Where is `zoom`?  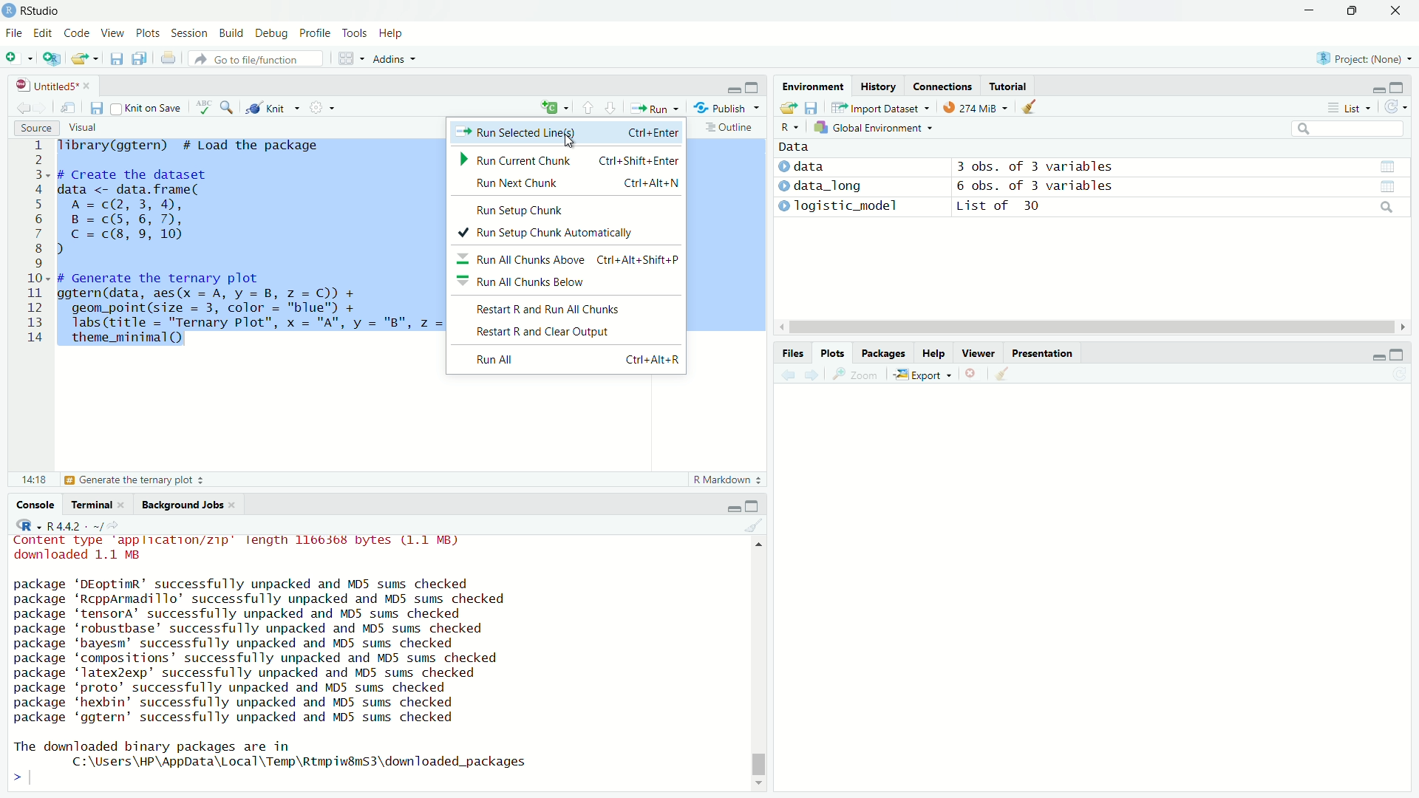 zoom is located at coordinates (858, 378).